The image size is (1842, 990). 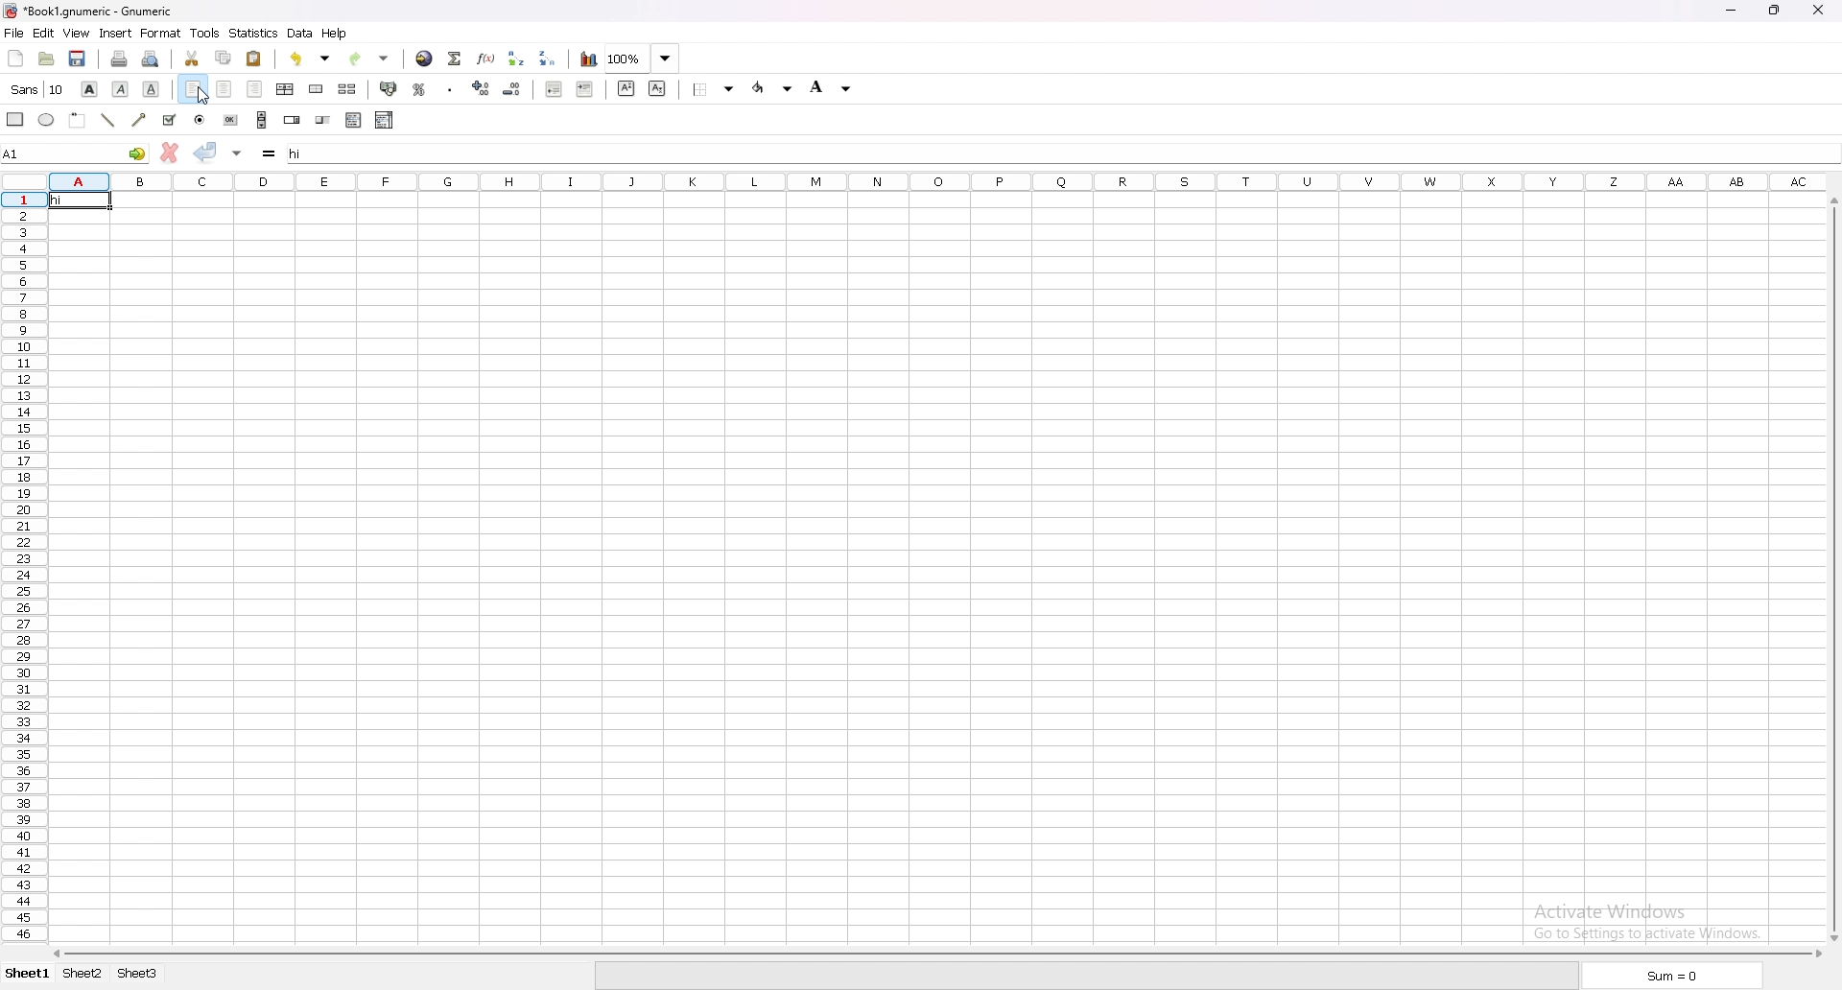 I want to click on cut, so click(x=193, y=59).